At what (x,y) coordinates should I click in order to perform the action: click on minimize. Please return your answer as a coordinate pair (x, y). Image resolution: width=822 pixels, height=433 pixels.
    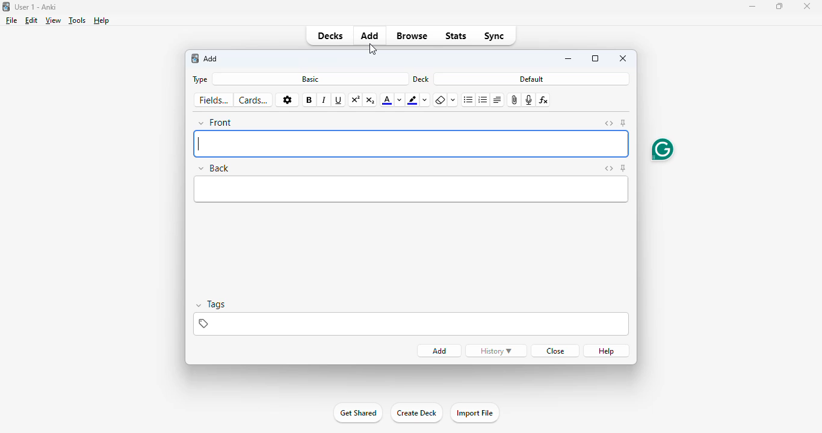
    Looking at the image, I should click on (752, 7).